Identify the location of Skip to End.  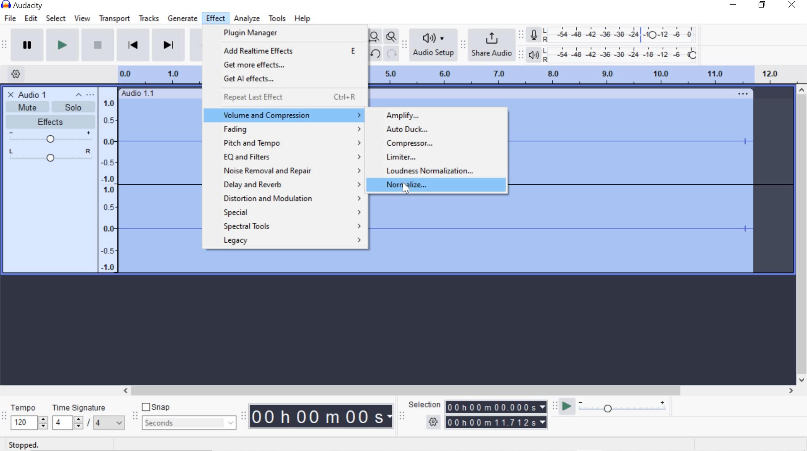
(170, 46).